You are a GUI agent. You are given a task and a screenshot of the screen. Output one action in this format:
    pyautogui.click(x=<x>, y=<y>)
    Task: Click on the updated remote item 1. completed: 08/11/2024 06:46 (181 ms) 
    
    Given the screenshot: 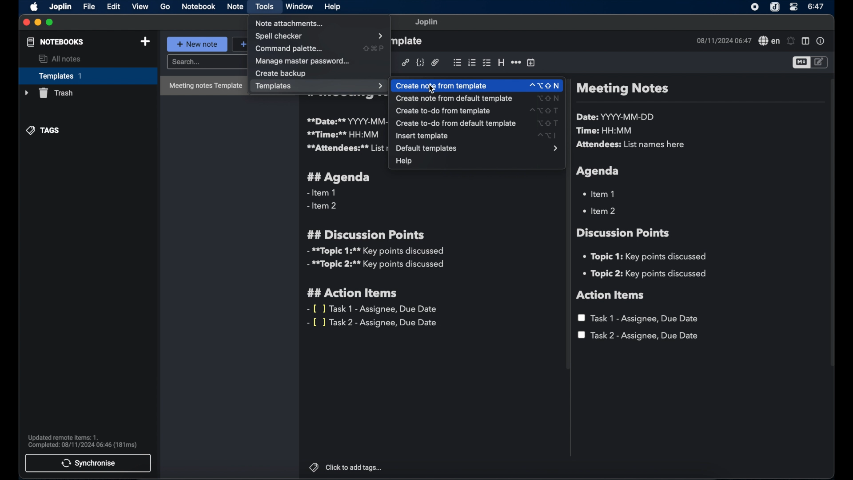 What is the action you would take?
    pyautogui.click(x=84, y=441)
    